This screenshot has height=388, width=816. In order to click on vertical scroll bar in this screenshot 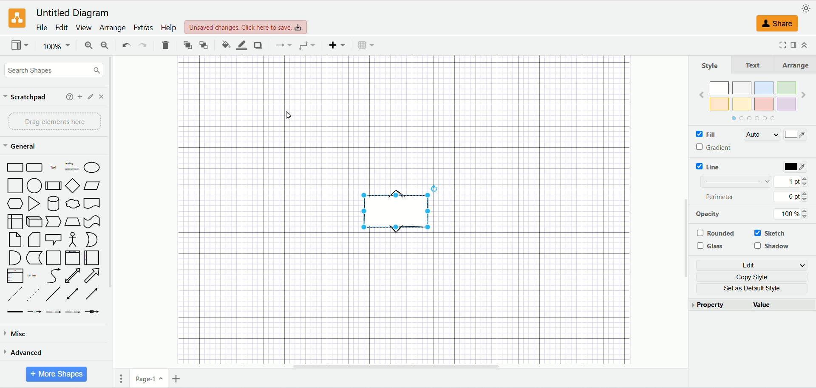, I will do `click(680, 210)`.